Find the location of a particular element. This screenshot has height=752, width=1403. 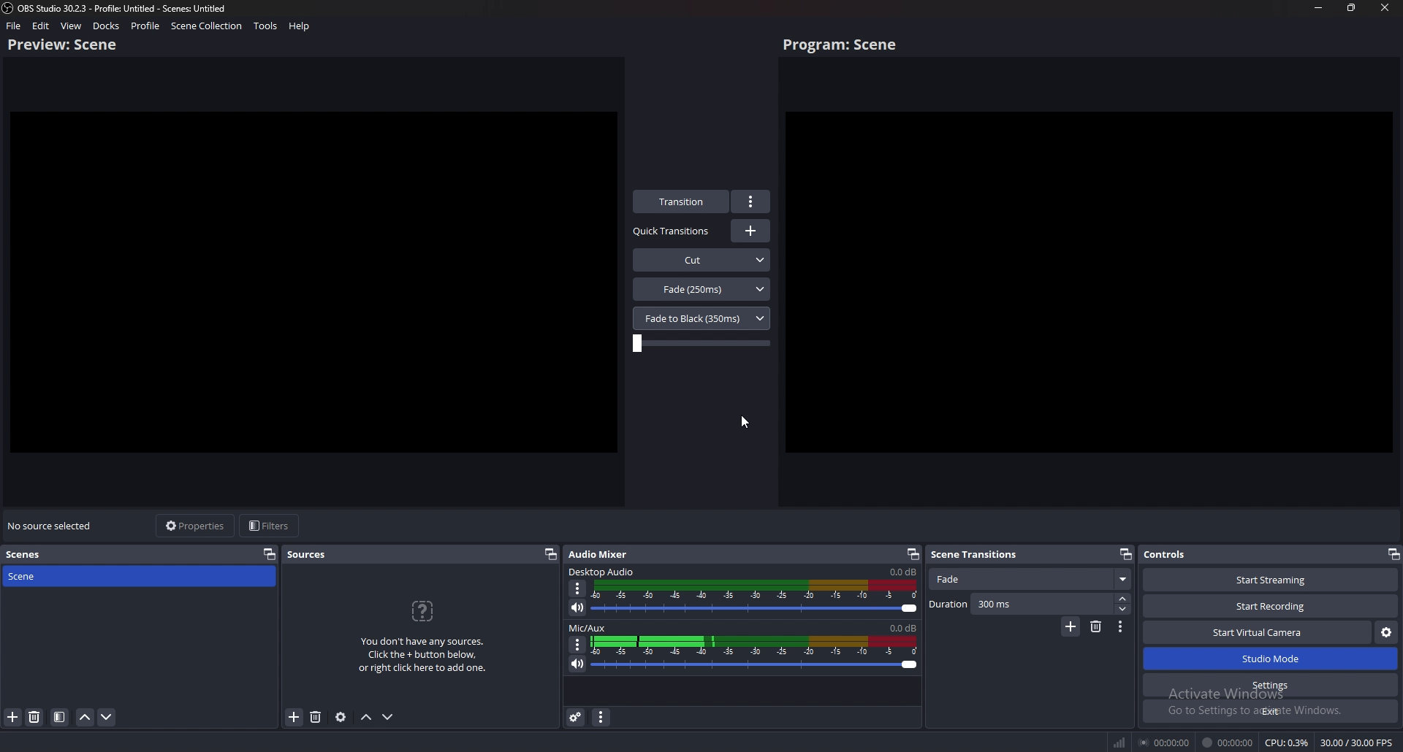

Seen transitions  is located at coordinates (978, 553).